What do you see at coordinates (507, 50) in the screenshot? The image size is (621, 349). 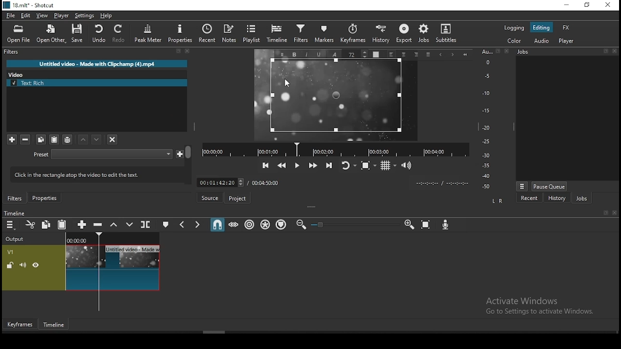 I see `Close` at bounding box center [507, 50].